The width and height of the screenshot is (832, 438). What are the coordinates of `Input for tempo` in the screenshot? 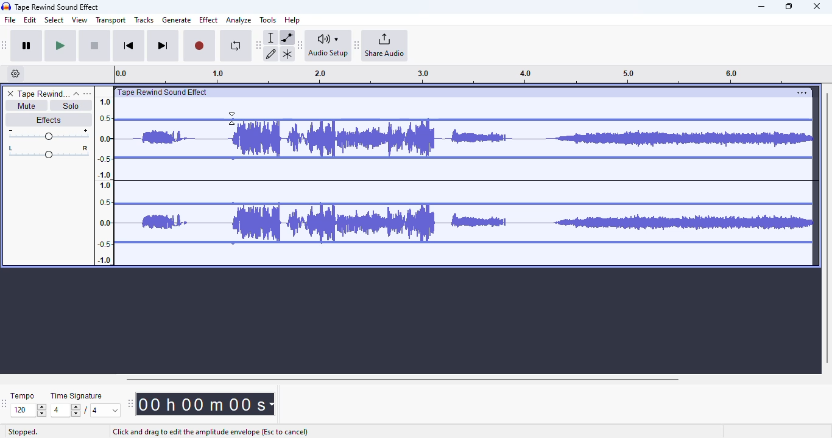 It's located at (28, 411).